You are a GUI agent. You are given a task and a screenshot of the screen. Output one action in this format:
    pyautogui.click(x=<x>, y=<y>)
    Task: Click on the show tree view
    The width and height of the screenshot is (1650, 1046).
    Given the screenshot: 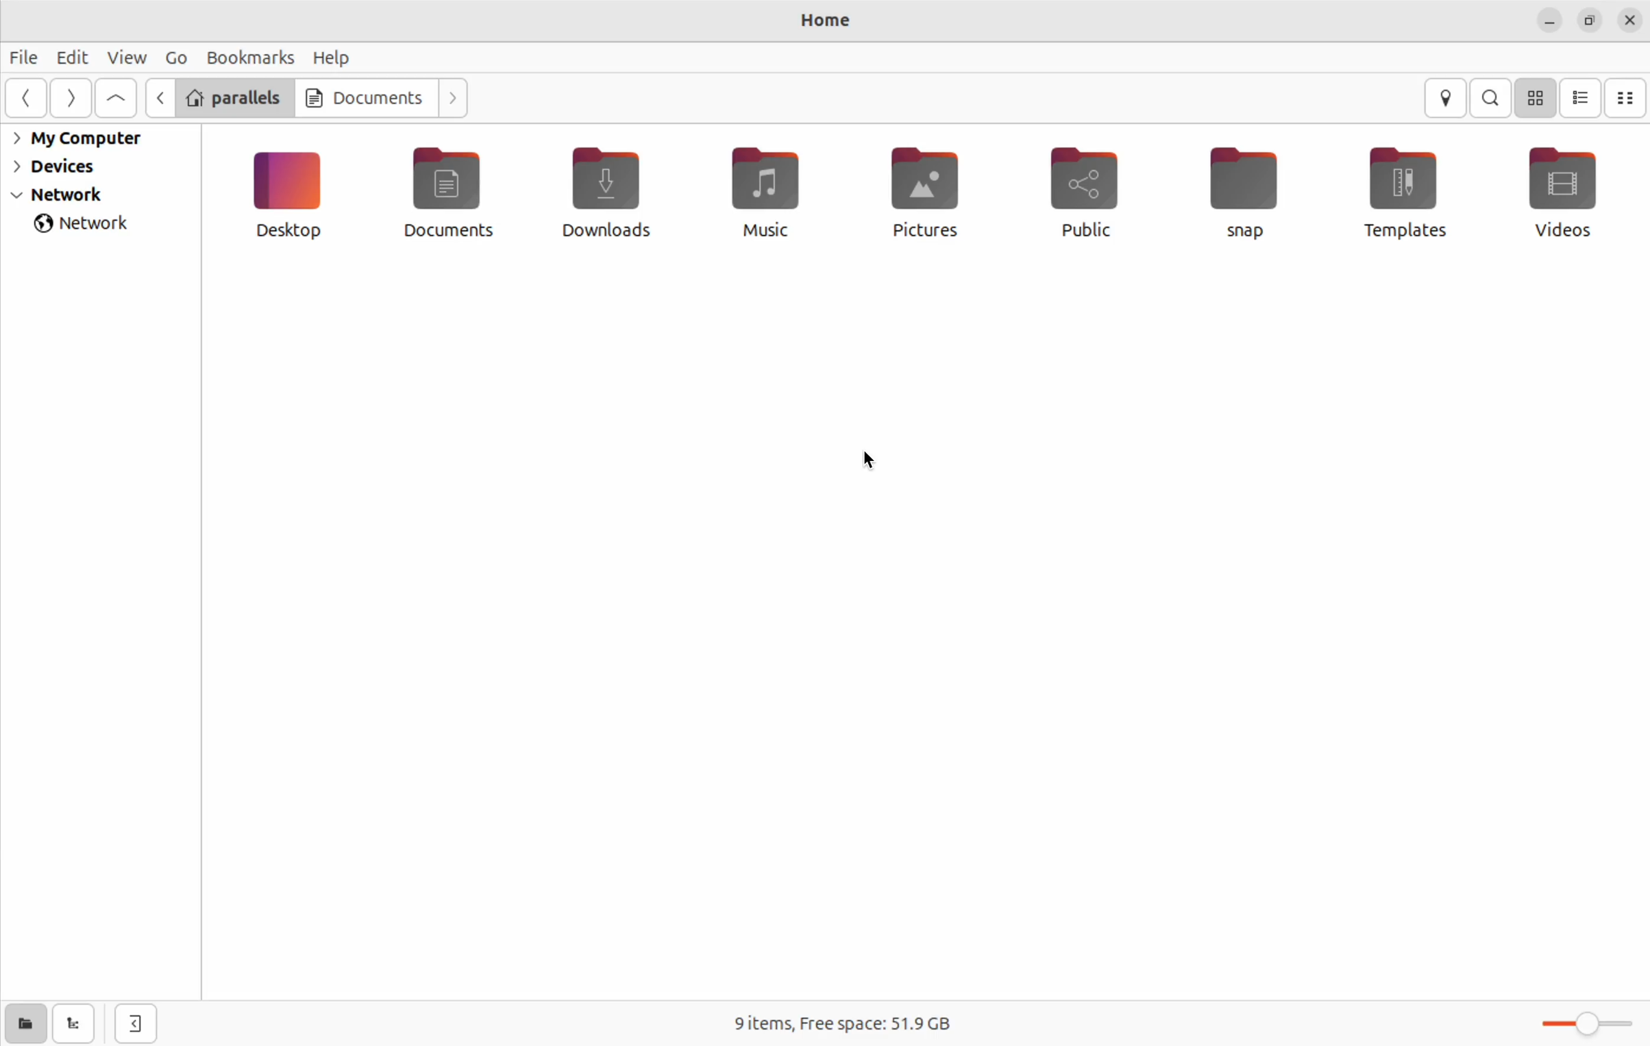 What is the action you would take?
    pyautogui.click(x=73, y=1024)
    